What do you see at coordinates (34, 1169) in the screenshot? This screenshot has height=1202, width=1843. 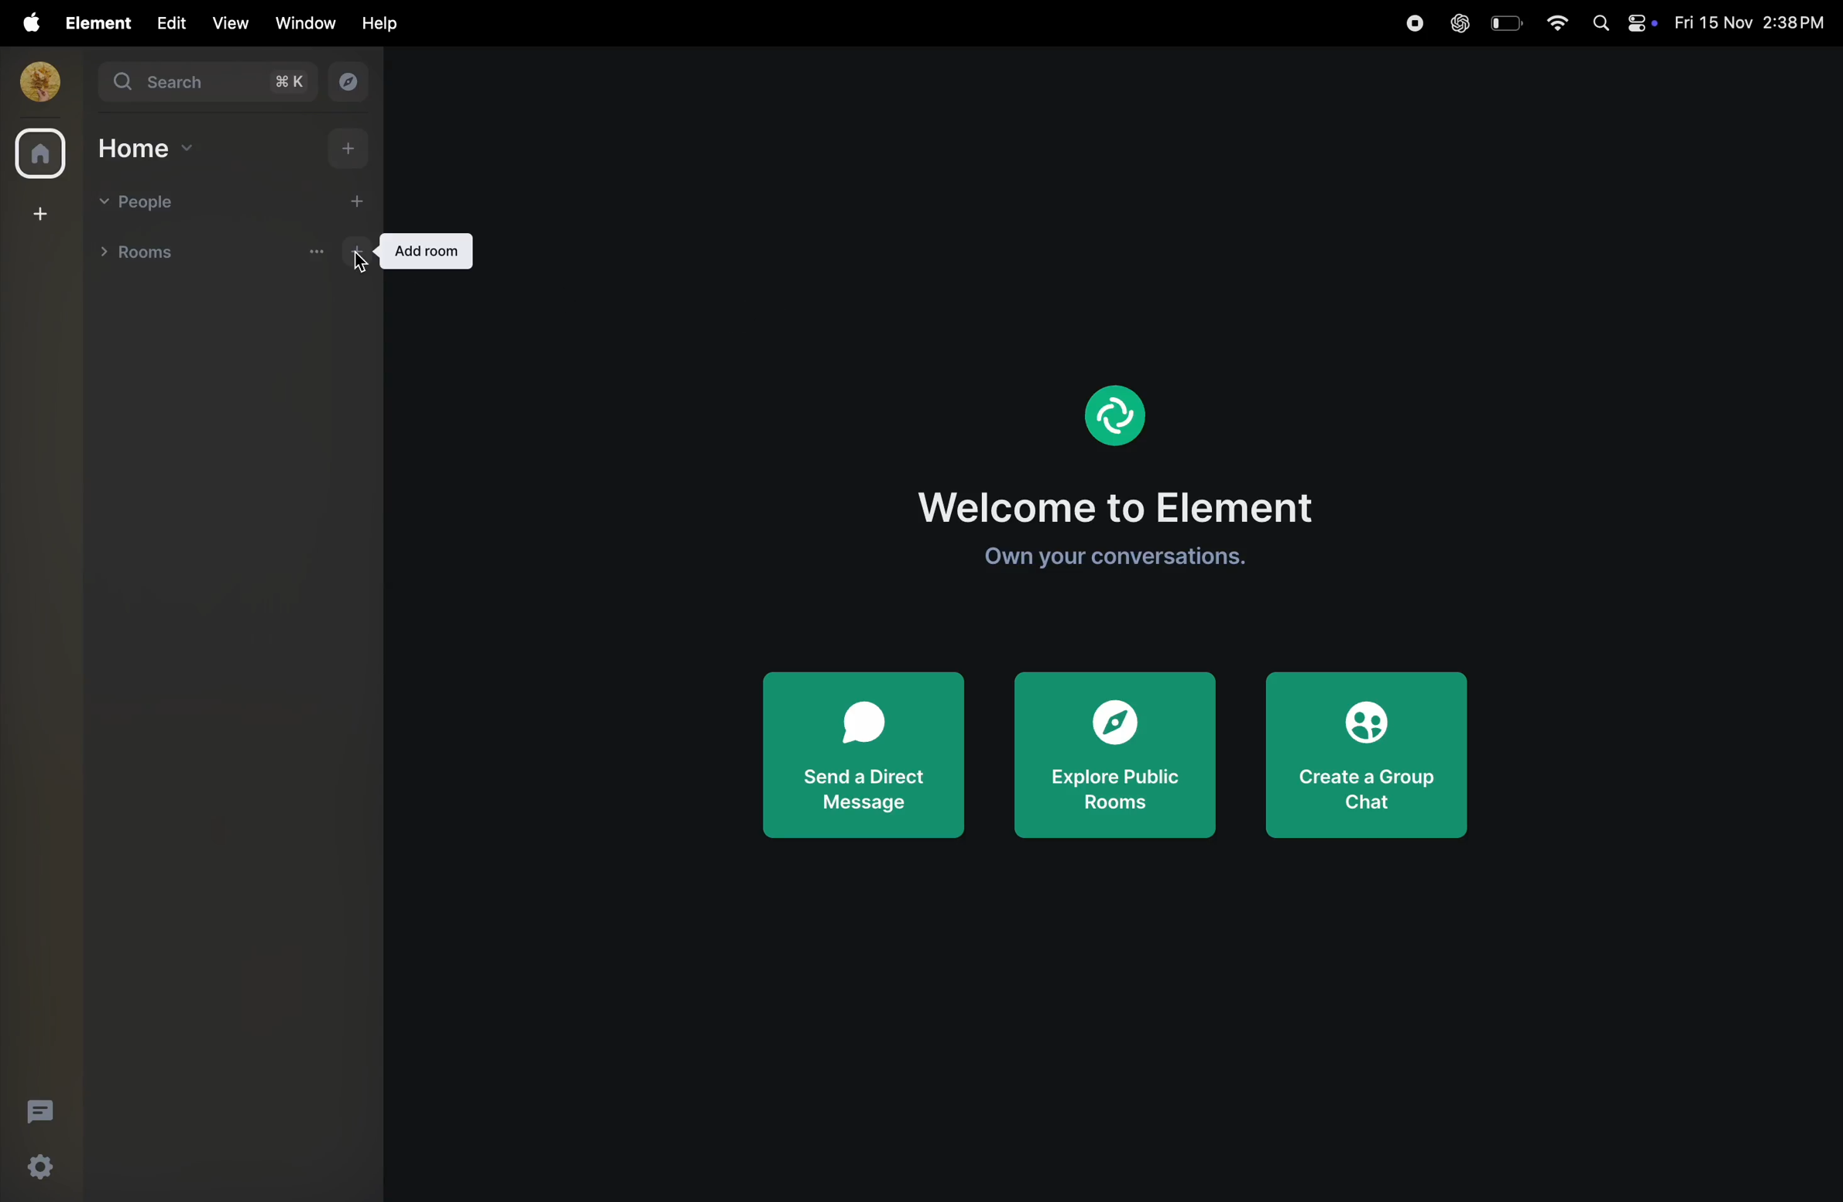 I see `quick settings` at bounding box center [34, 1169].